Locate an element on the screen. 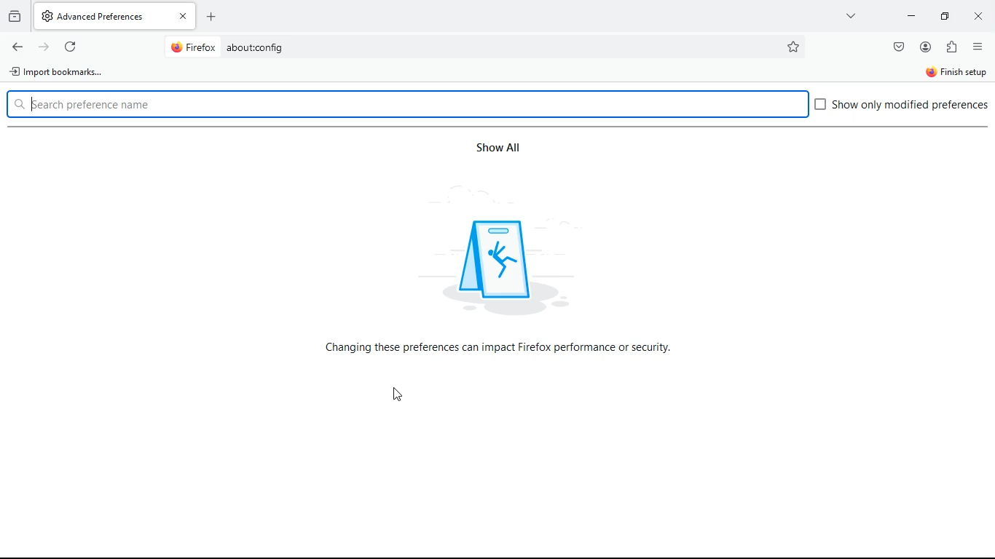 This screenshot has height=559, width=995. text is located at coordinates (498, 349).